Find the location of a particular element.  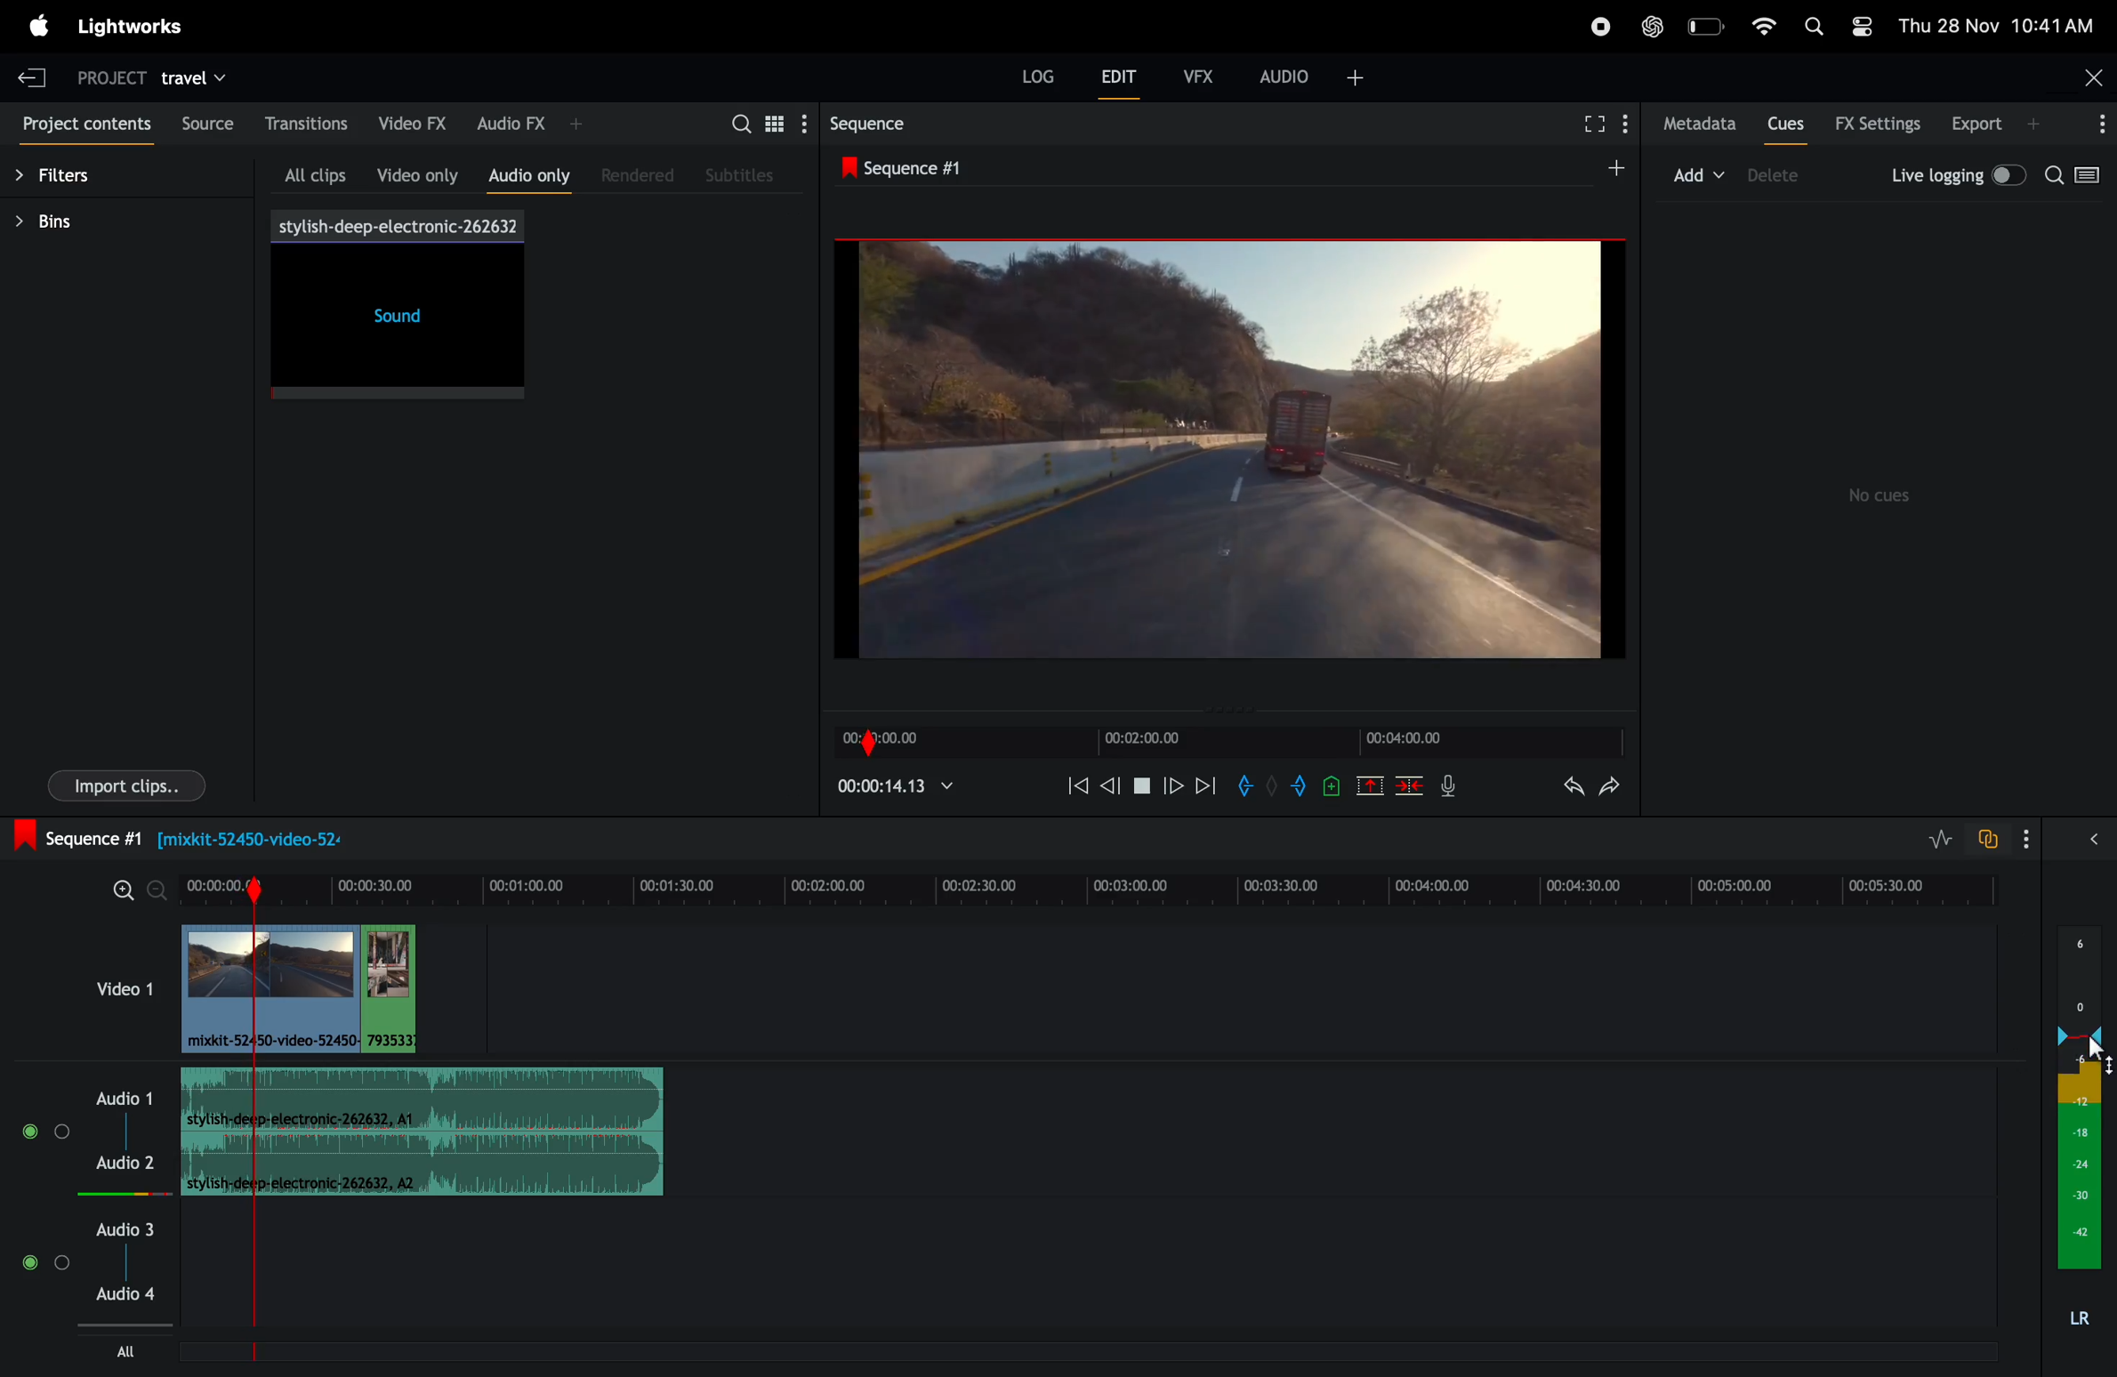

search for assets  bin is located at coordinates (764, 124).